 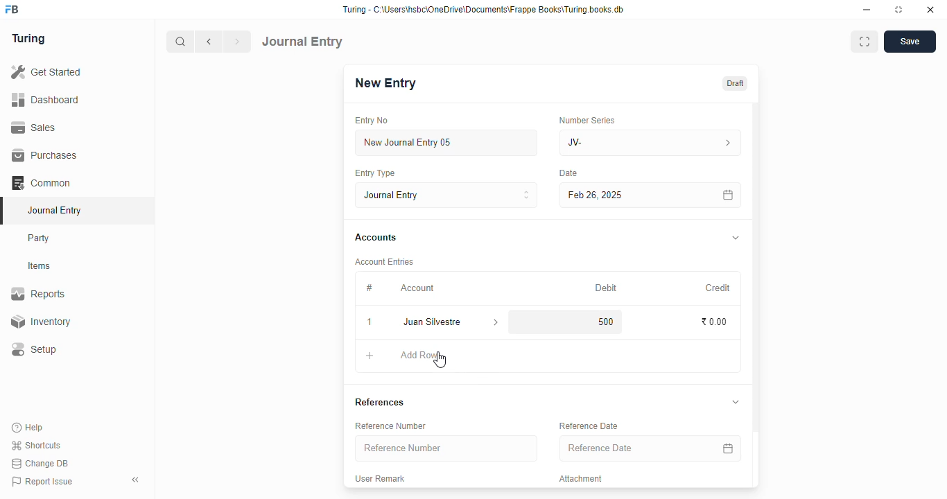 I want to click on 1, so click(x=371, y=323).